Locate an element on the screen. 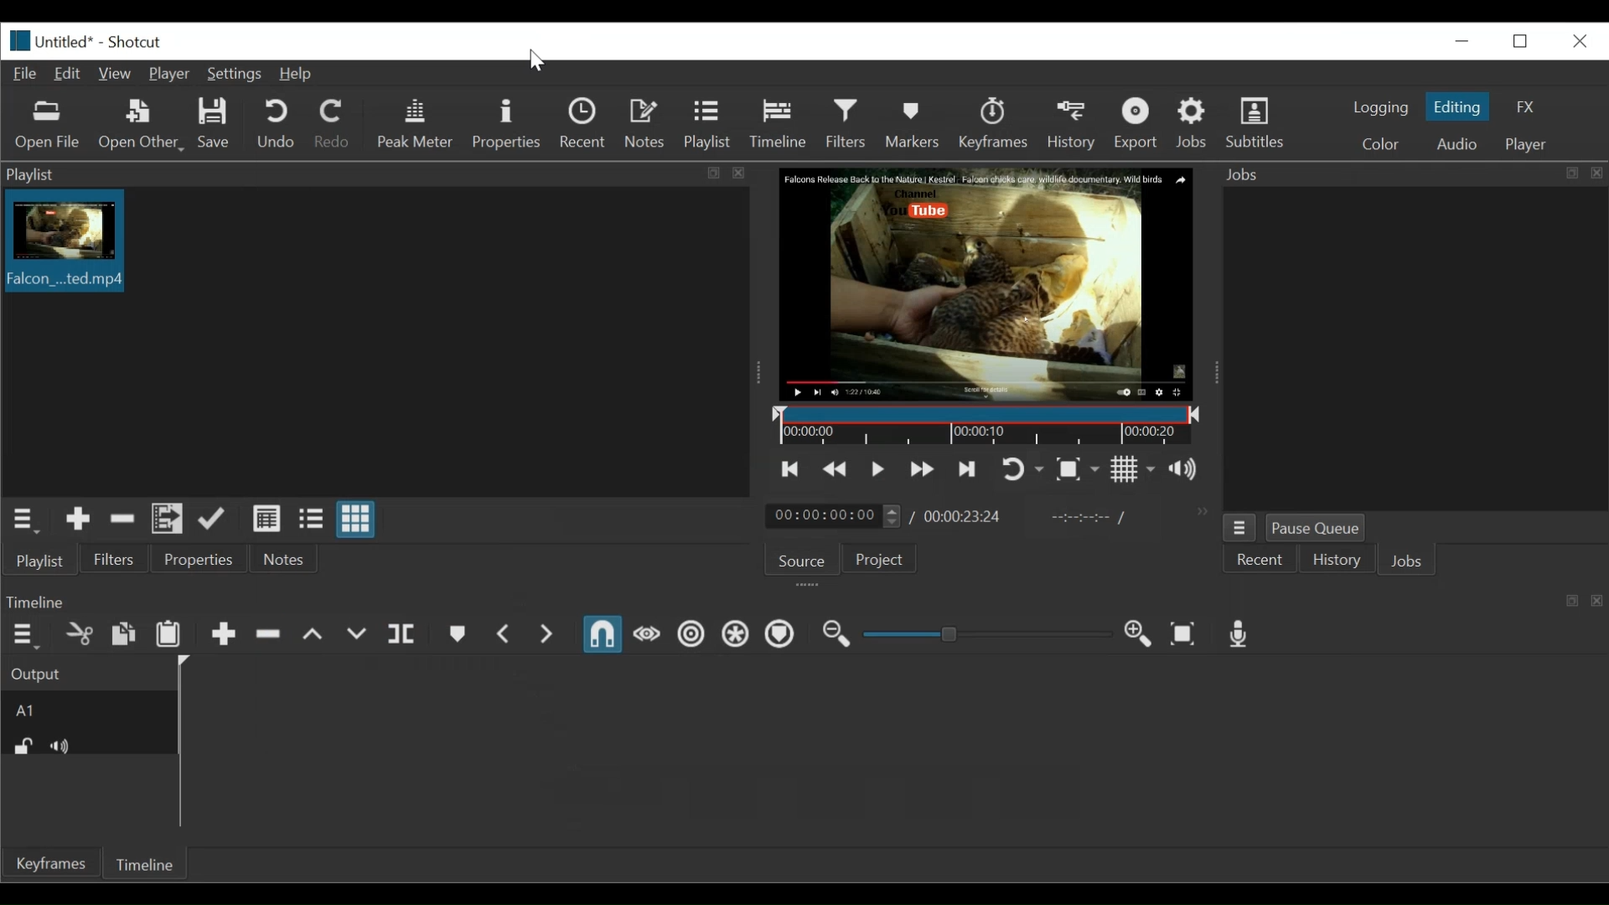  Jobs menu is located at coordinates (1240, 527).